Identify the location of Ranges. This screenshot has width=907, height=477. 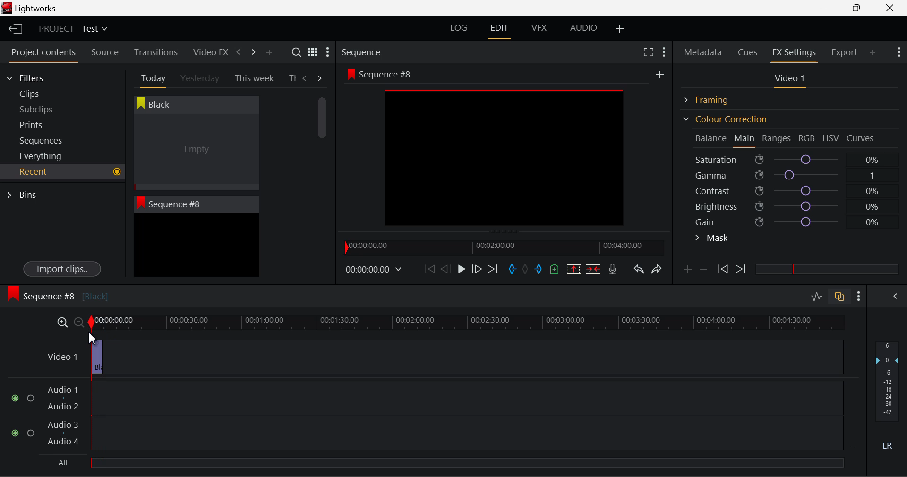
(777, 139).